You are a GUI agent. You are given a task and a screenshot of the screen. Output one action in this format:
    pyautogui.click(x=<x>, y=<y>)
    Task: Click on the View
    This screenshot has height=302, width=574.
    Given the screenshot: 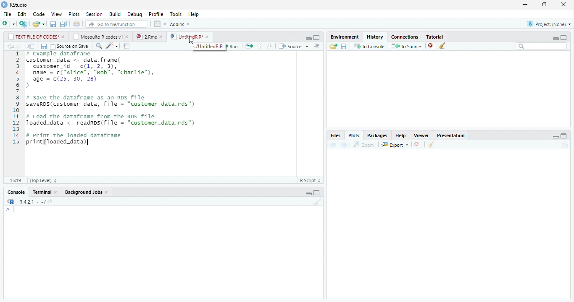 What is the action you would take?
    pyautogui.click(x=57, y=14)
    